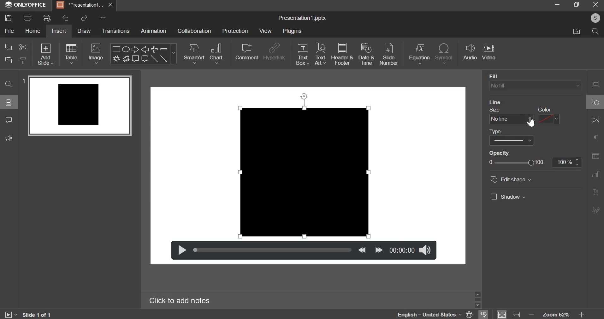 This screenshot has height=319, width=604. I want to click on Side arrow, so click(163, 59).